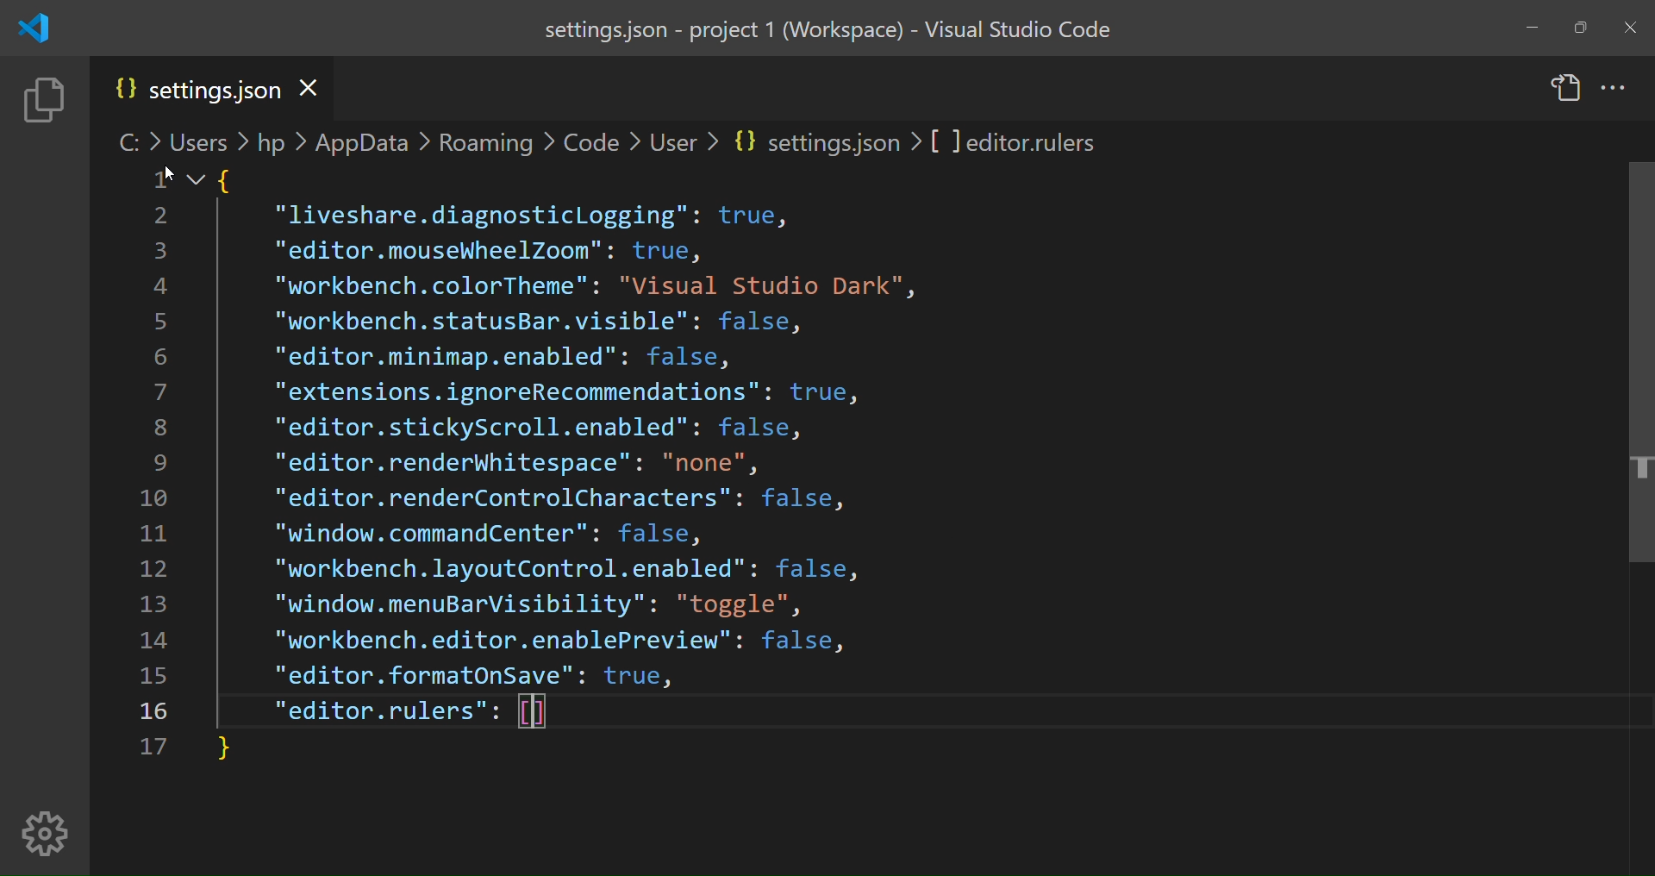 Image resolution: width=1655 pixels, height=876 pixels. What do you see at coordinates (1533, 27) in the screenshot?
I see `minimize` at bounding box center [1533, 27].